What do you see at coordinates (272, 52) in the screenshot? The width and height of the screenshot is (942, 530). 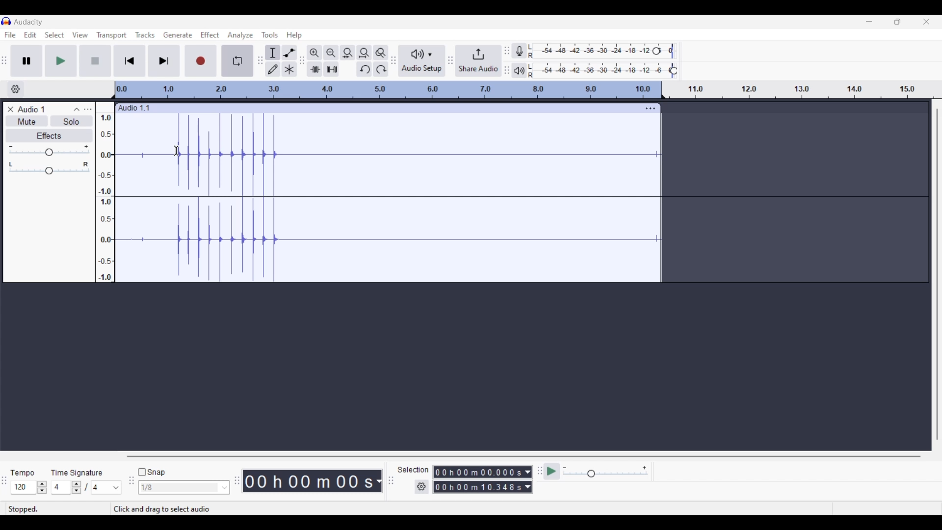 I see `Selection tool` at bounding box center [272, 52].